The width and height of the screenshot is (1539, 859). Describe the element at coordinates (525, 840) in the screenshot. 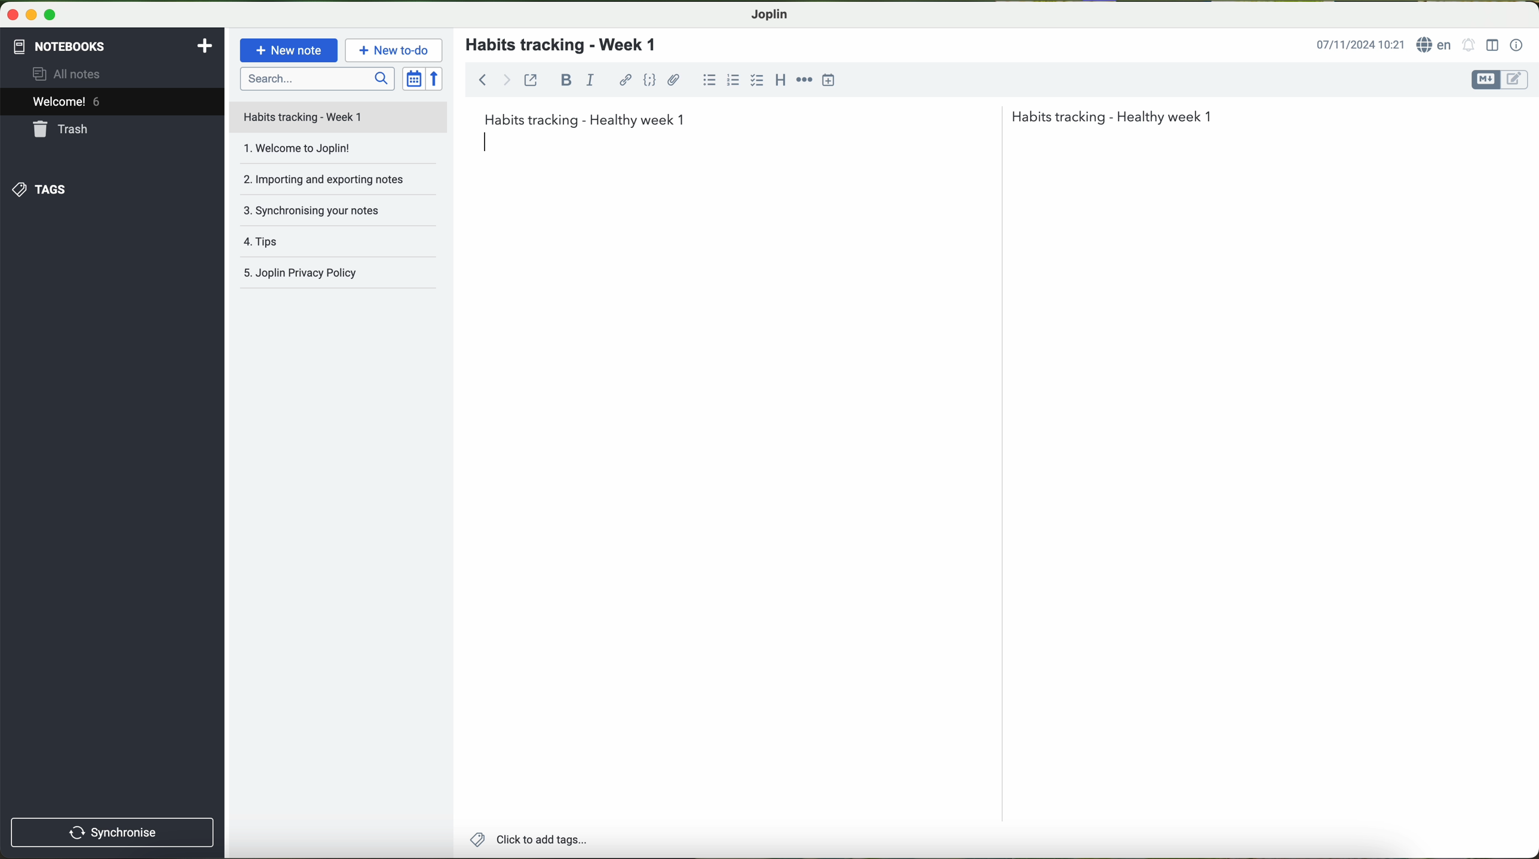

I see `add tags` at that location.